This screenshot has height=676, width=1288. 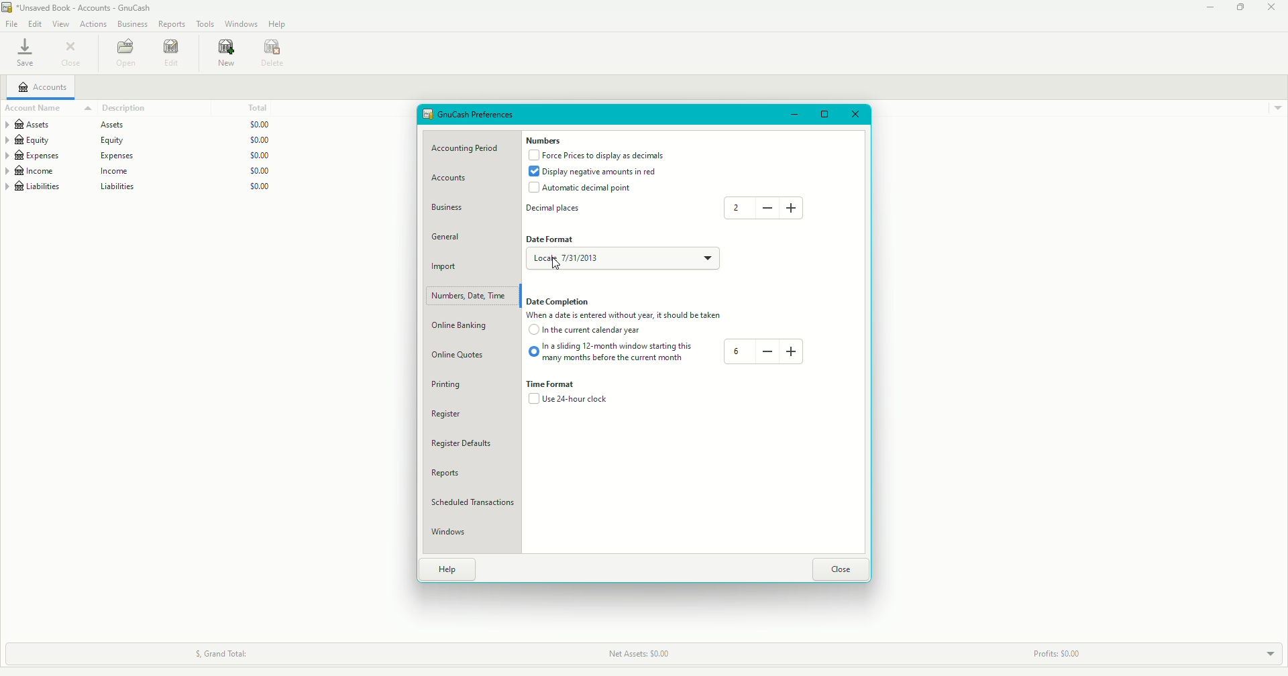 What do you see at coordinates (93, 23) in the screenshot?
I see `Actions` at bounding box center [93, 23].